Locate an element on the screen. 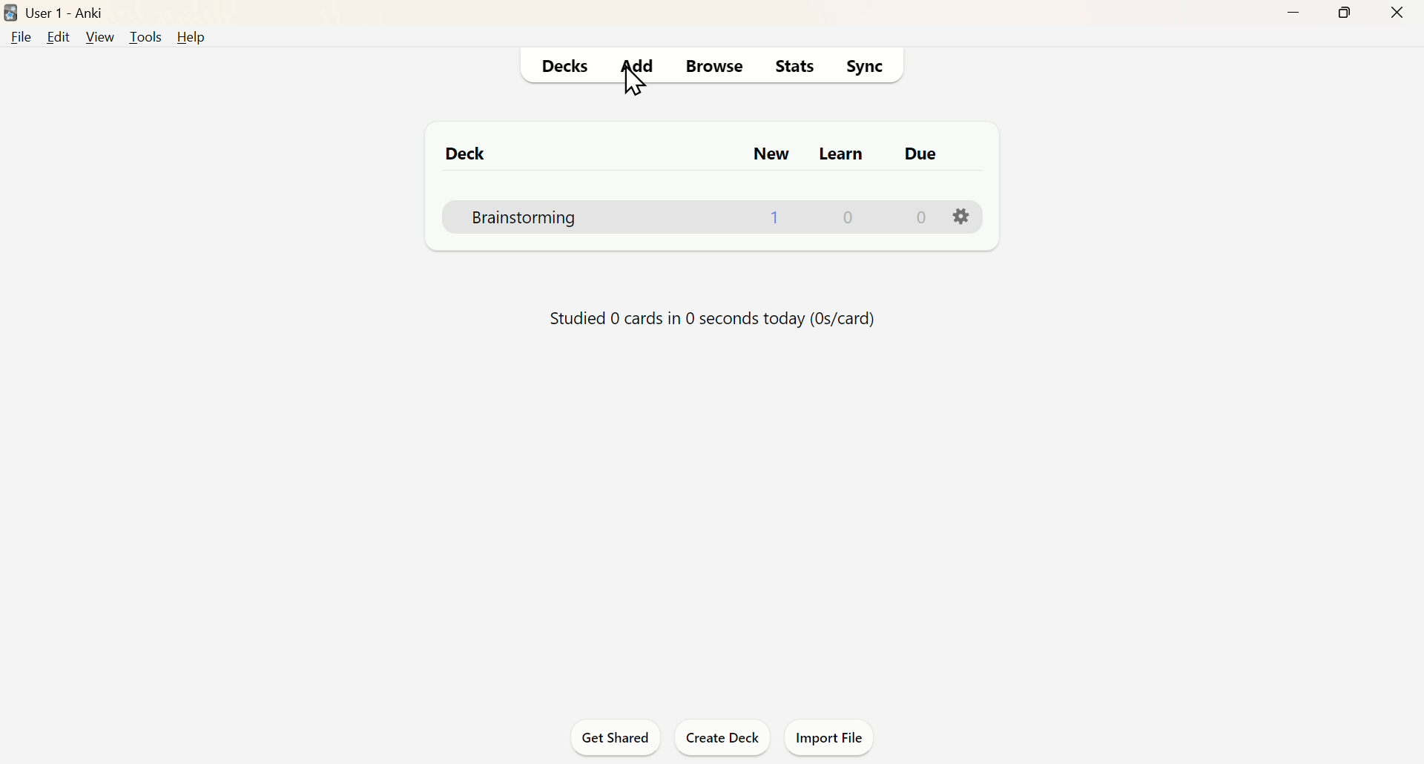 The image size is (1424, 764). Add is located at coordinates (640, 65).